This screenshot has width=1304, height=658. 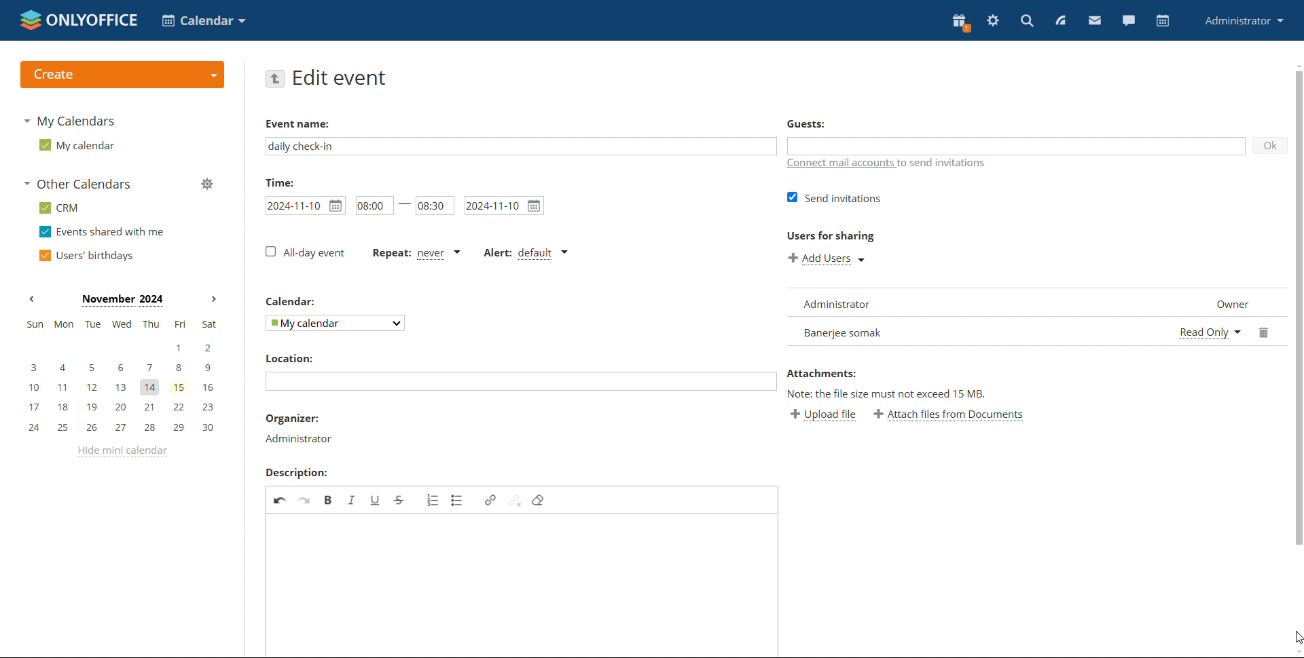 I want to click on location:, so click(x=289, y=359).